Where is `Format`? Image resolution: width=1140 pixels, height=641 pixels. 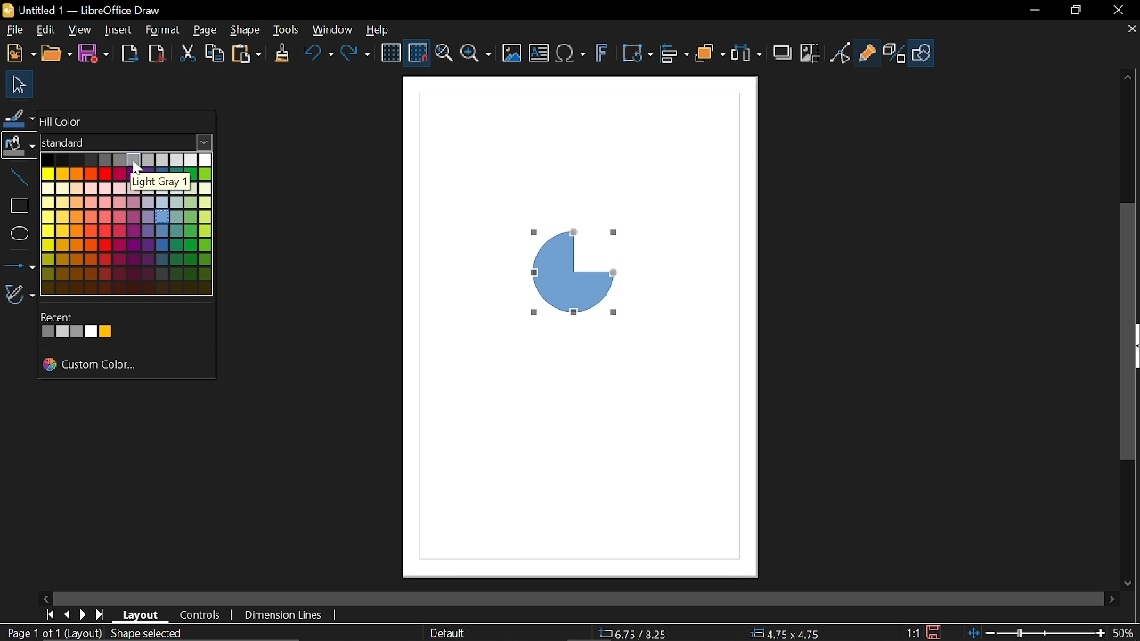
Format is located at coordinates (161, 30).